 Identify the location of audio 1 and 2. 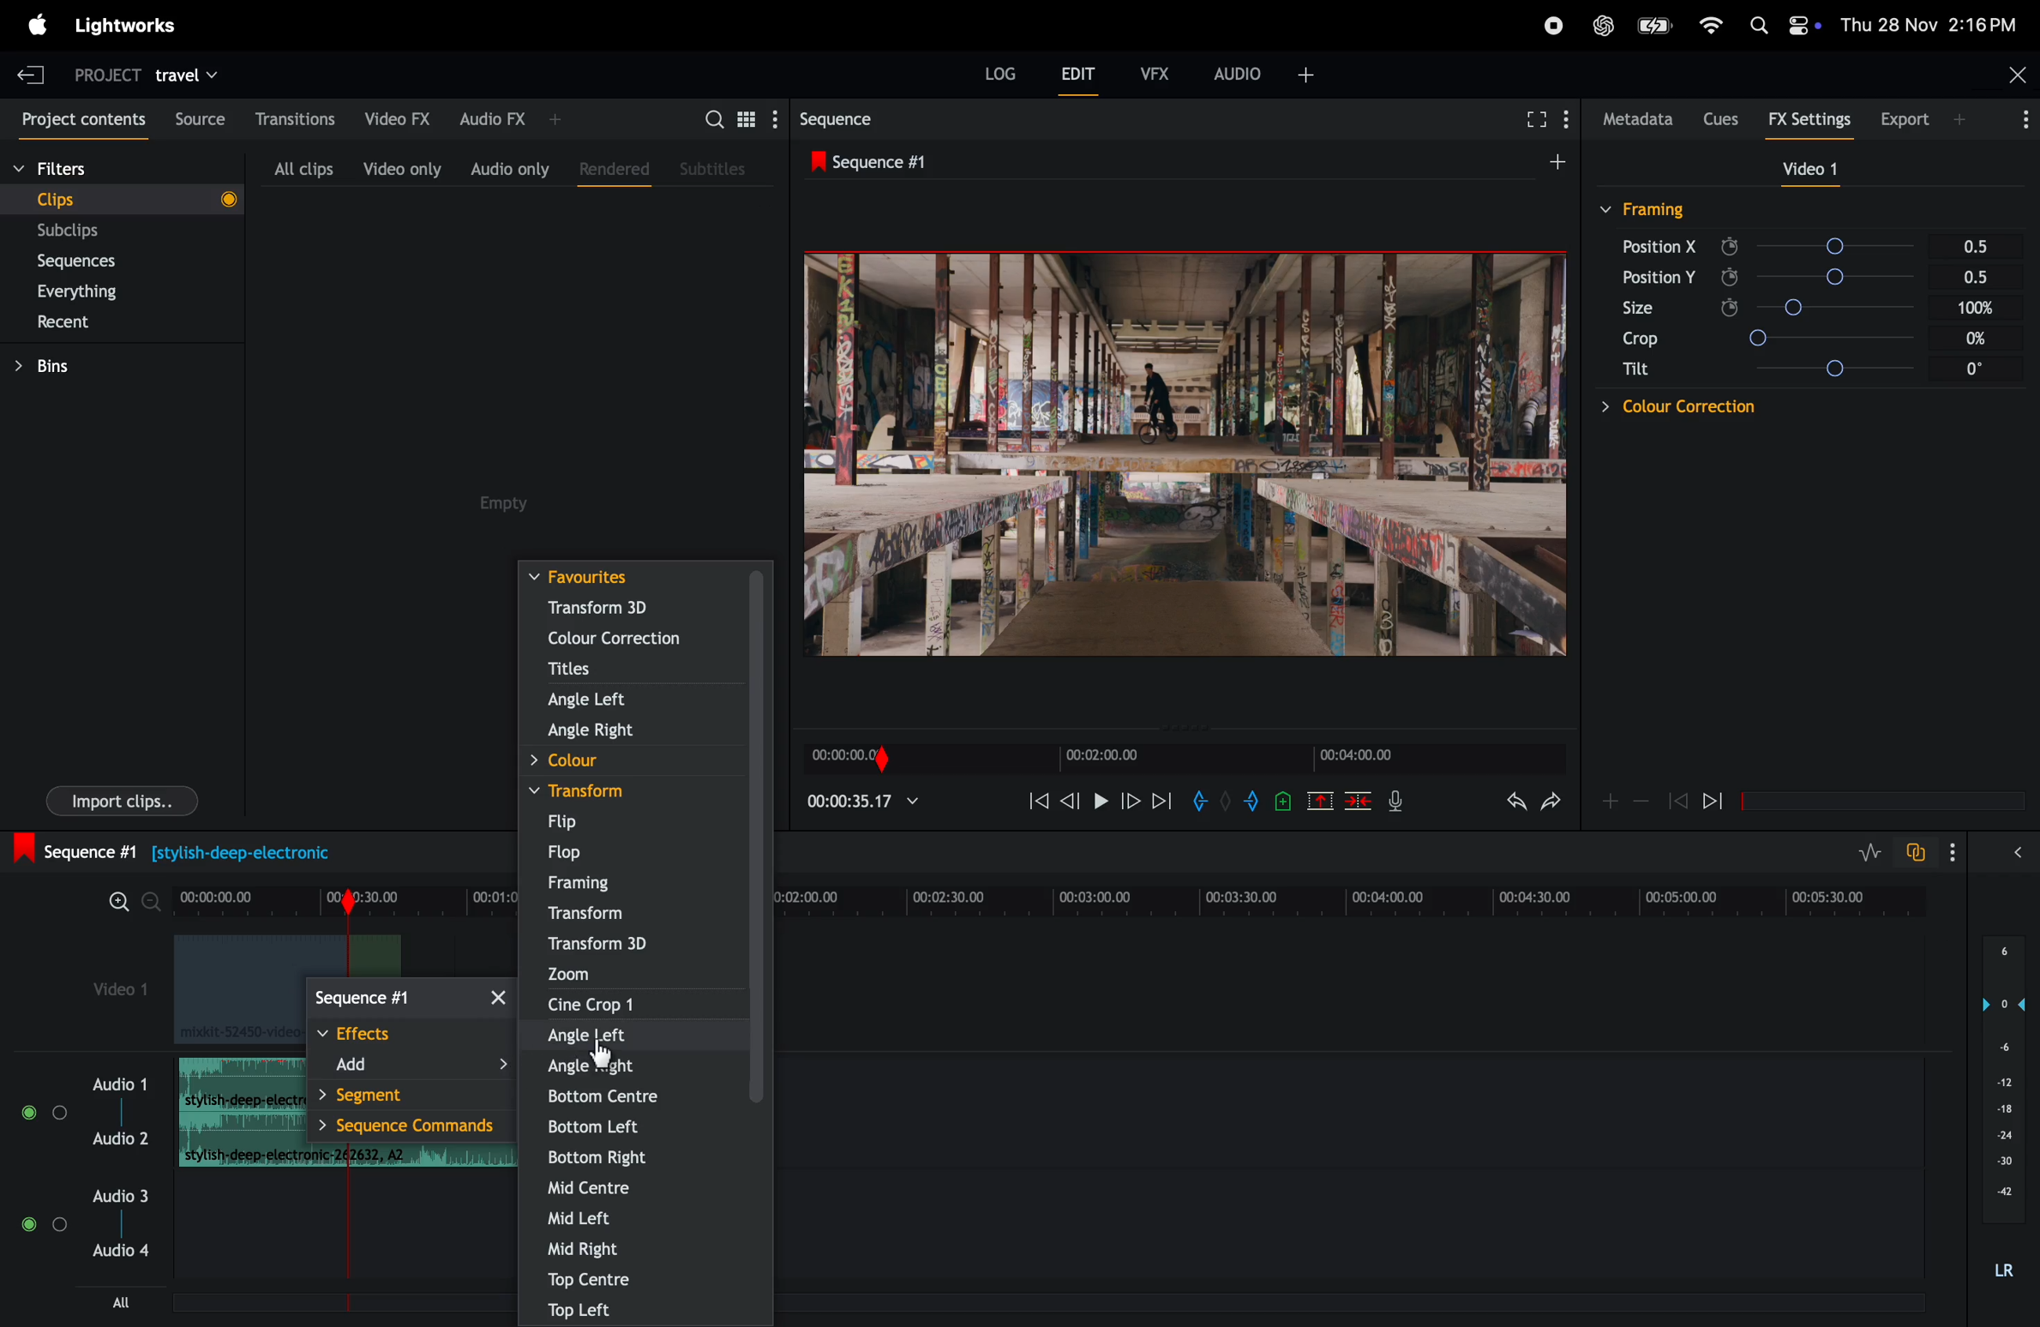
(86, 1120).